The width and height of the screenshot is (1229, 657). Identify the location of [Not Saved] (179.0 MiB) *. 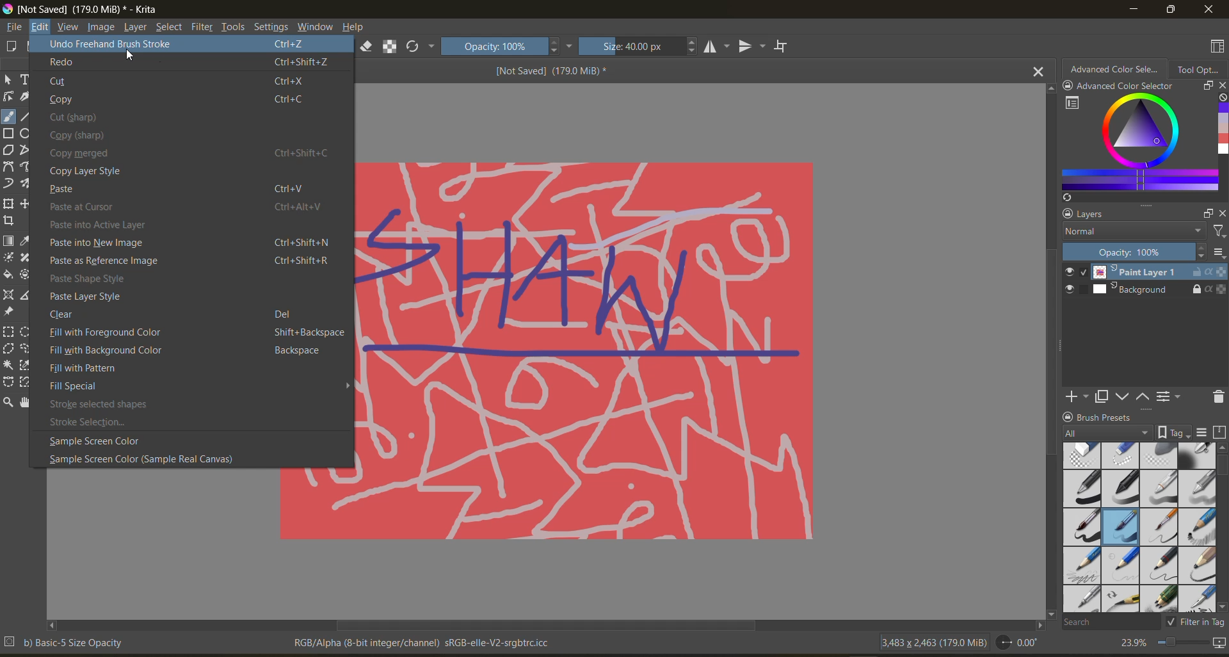
(550, 70).